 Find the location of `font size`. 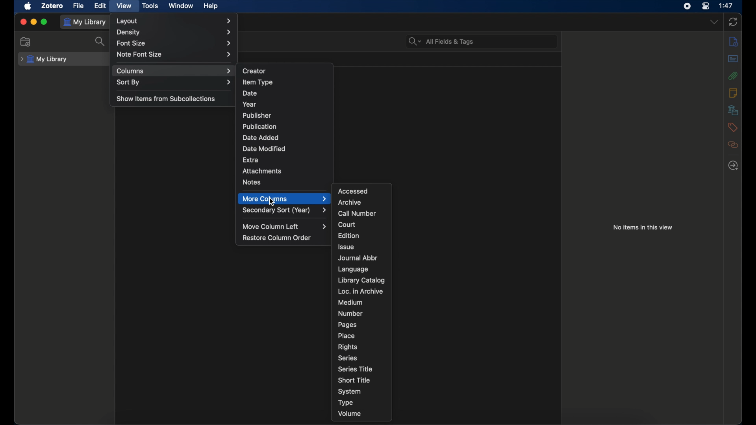

font size is located at coordinates (174, 44).